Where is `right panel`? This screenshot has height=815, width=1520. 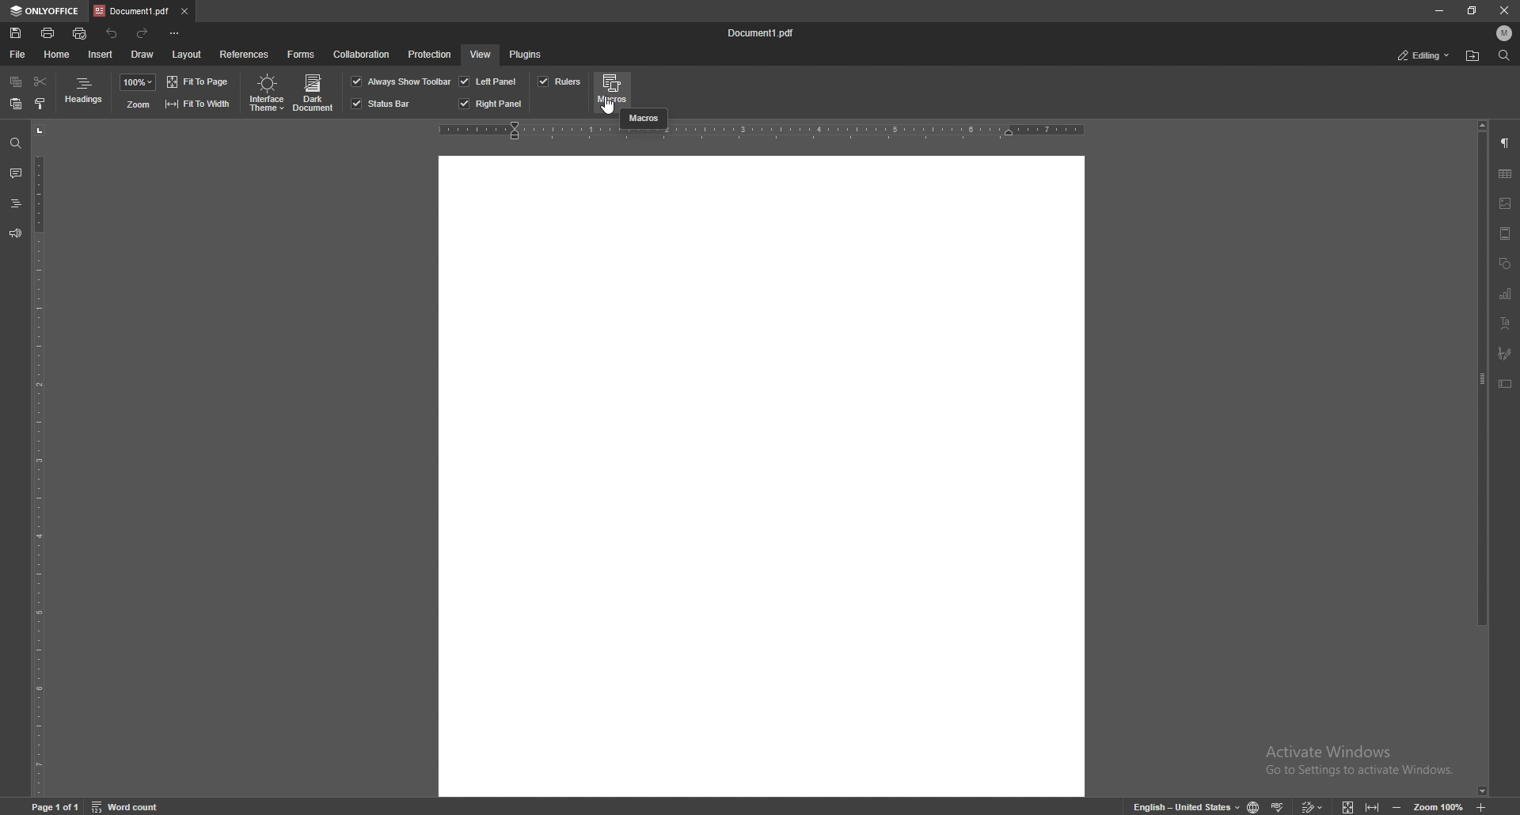 right panel is located at coordinates (491, 104).